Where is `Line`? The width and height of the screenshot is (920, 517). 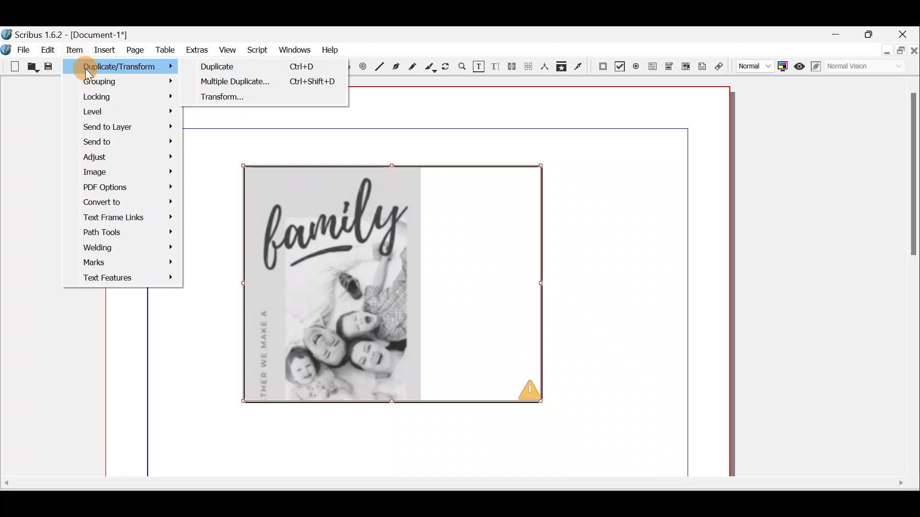 Line is located at coordinates (380, 66).